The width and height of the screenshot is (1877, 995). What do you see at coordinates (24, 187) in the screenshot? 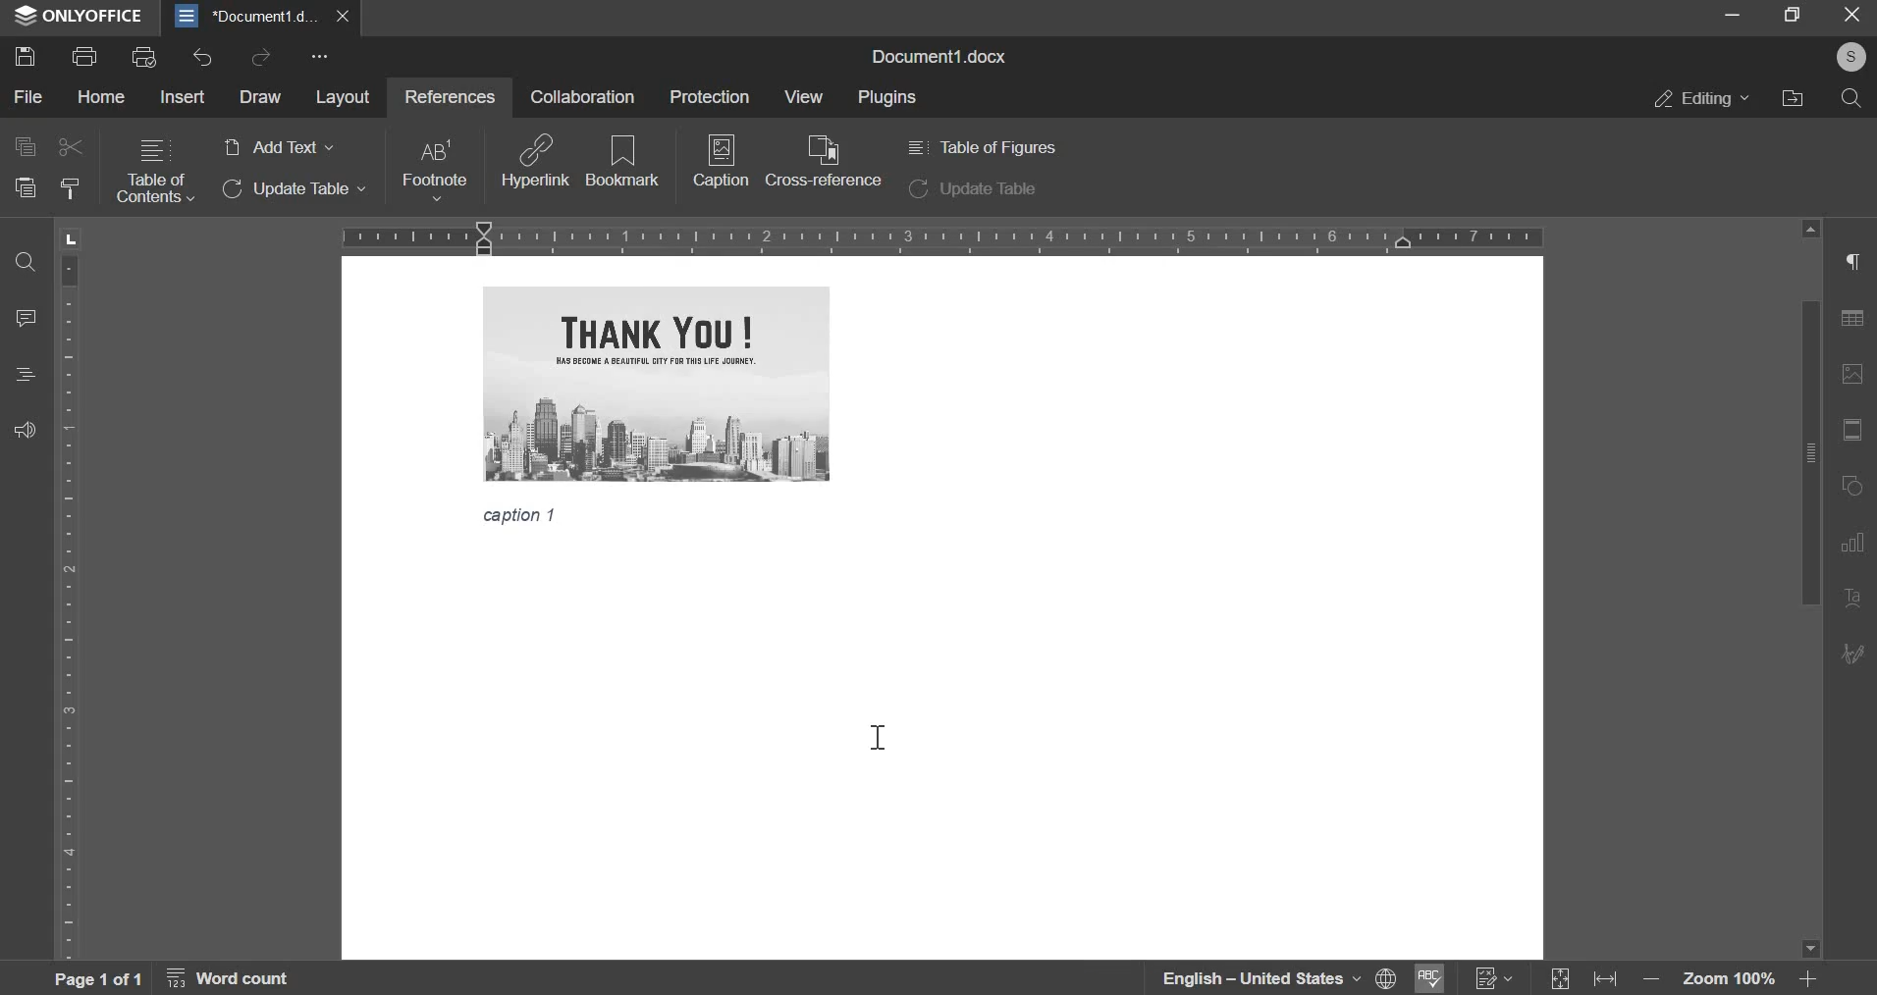
I see `paste` at bounding box center [24, 187].